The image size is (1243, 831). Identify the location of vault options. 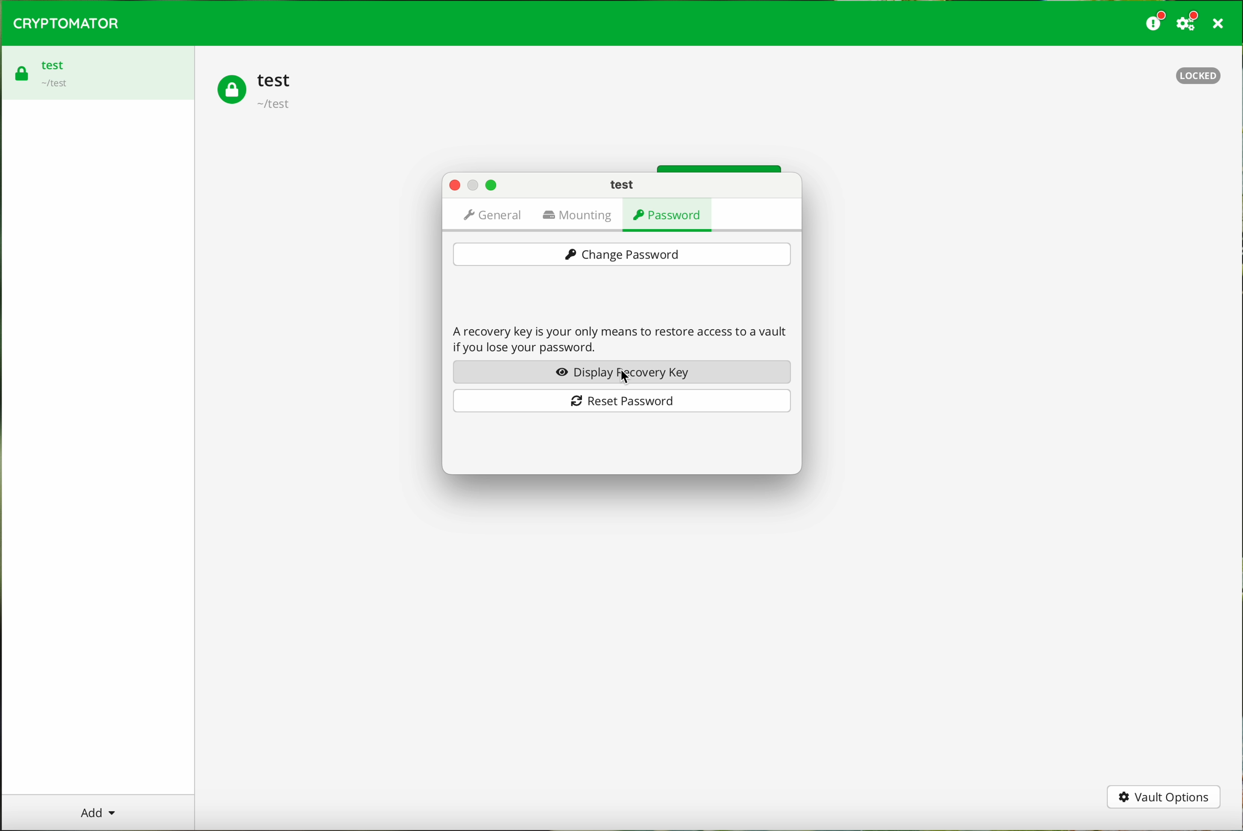
(1165, 797).